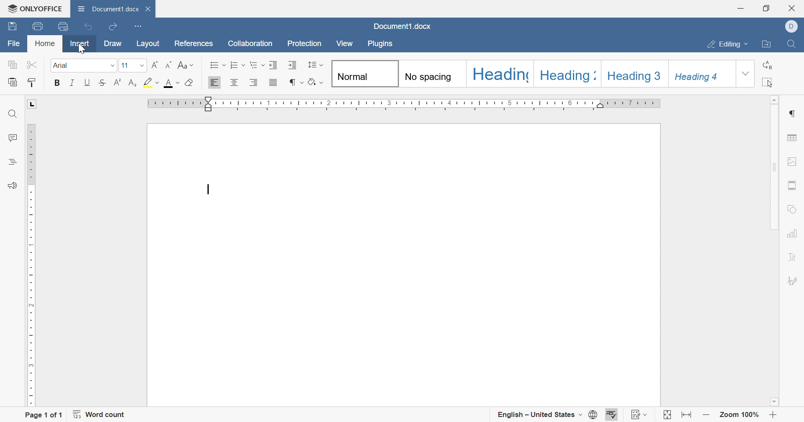  Describe the element at coordinates (569, 74) in the screenshot. I see `Heading 2` at that location.